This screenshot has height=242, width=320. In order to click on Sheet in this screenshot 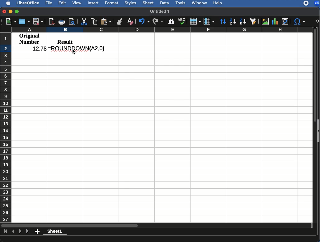, I will do `click(149, 3)`.